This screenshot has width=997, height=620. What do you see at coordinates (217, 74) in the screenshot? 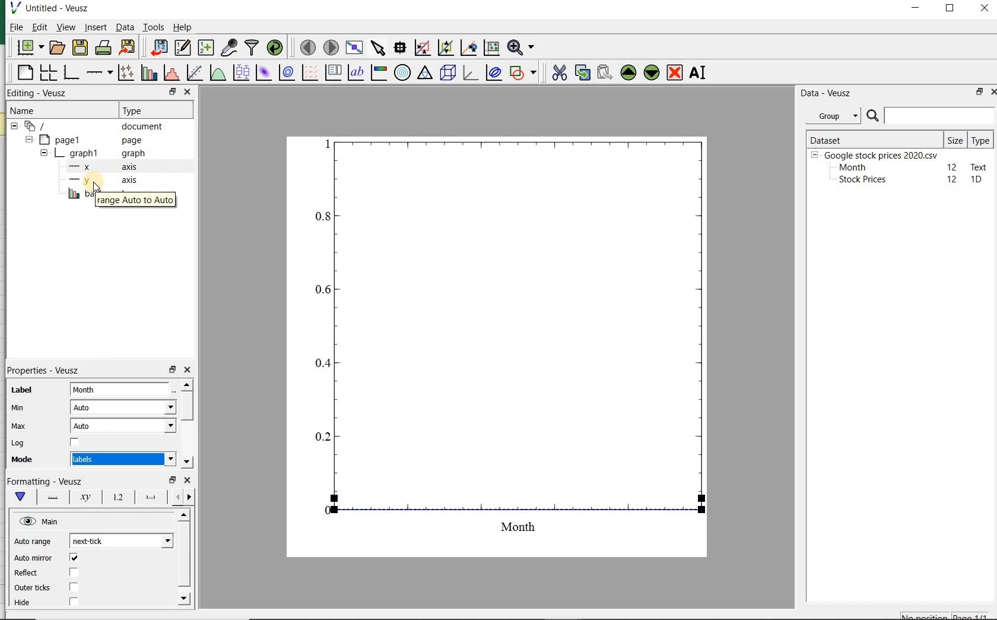
I see `plot a function` at bounding box center [217, 74].